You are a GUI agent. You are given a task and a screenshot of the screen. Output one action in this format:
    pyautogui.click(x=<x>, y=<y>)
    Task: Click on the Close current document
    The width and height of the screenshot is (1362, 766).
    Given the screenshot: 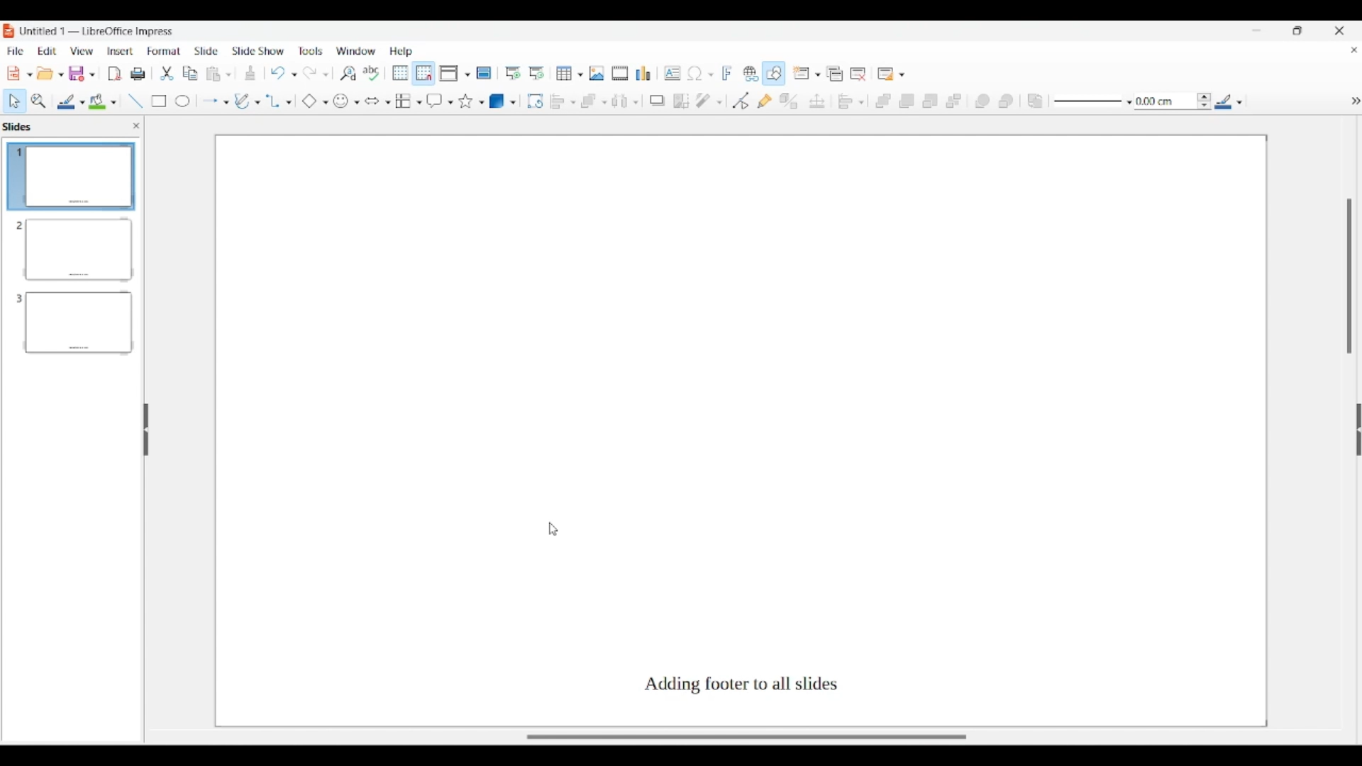 What is the action you would take?
    pyautogui.click(x=1354, y=50)
    